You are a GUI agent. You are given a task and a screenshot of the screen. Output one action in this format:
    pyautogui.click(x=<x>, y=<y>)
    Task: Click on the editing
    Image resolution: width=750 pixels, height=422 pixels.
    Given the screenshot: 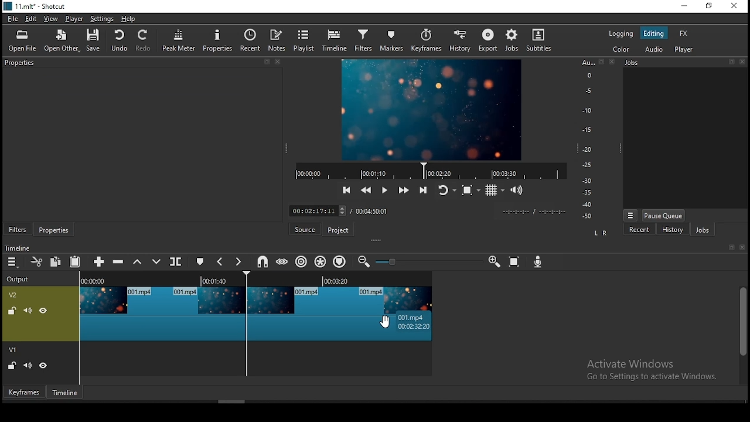 What is the action you would take?
    pyautogui.click(x=653, y=33)
    